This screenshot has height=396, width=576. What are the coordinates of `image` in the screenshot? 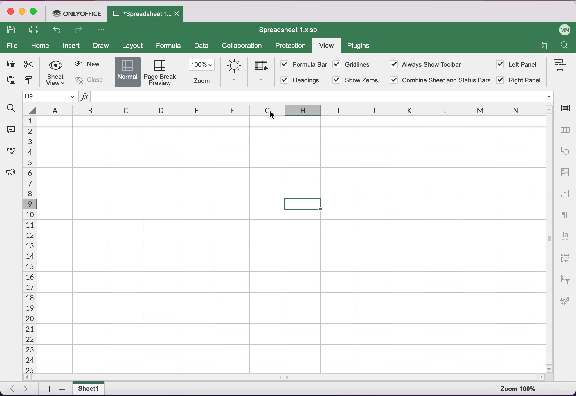 It's located at (103, 72).